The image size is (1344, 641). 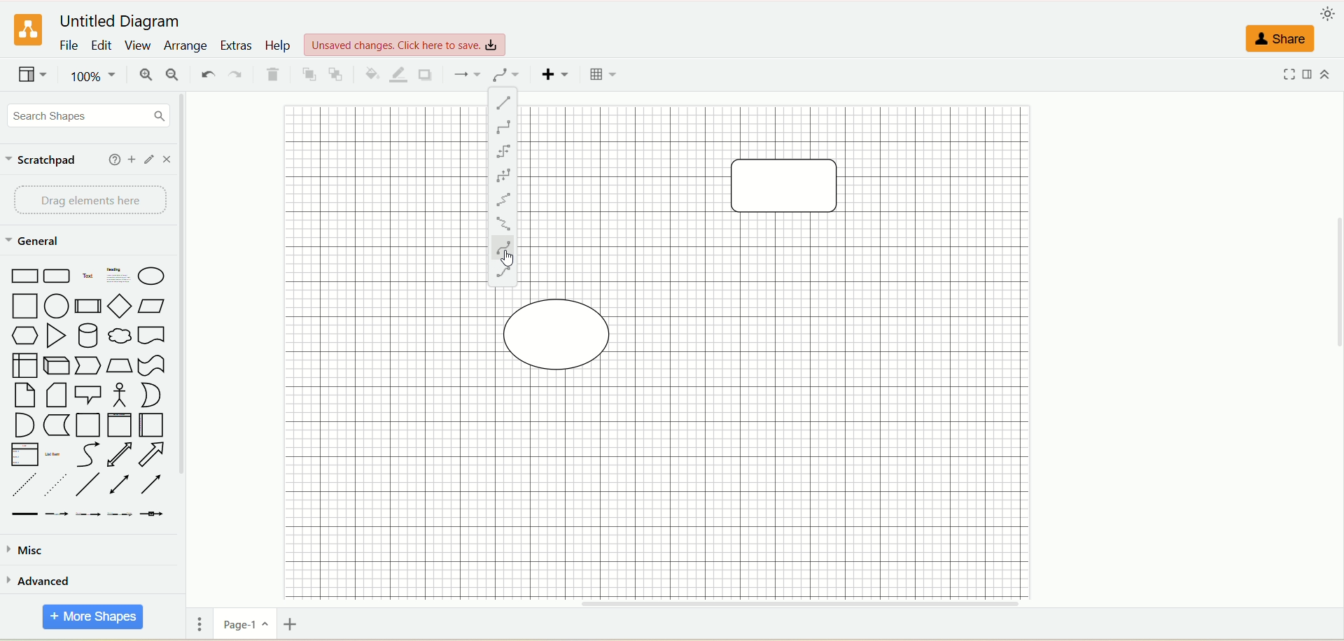 What do you see at coordinates (91, 617) in the screenshot?
I see `more shapes` at bounding box center [91, 617].